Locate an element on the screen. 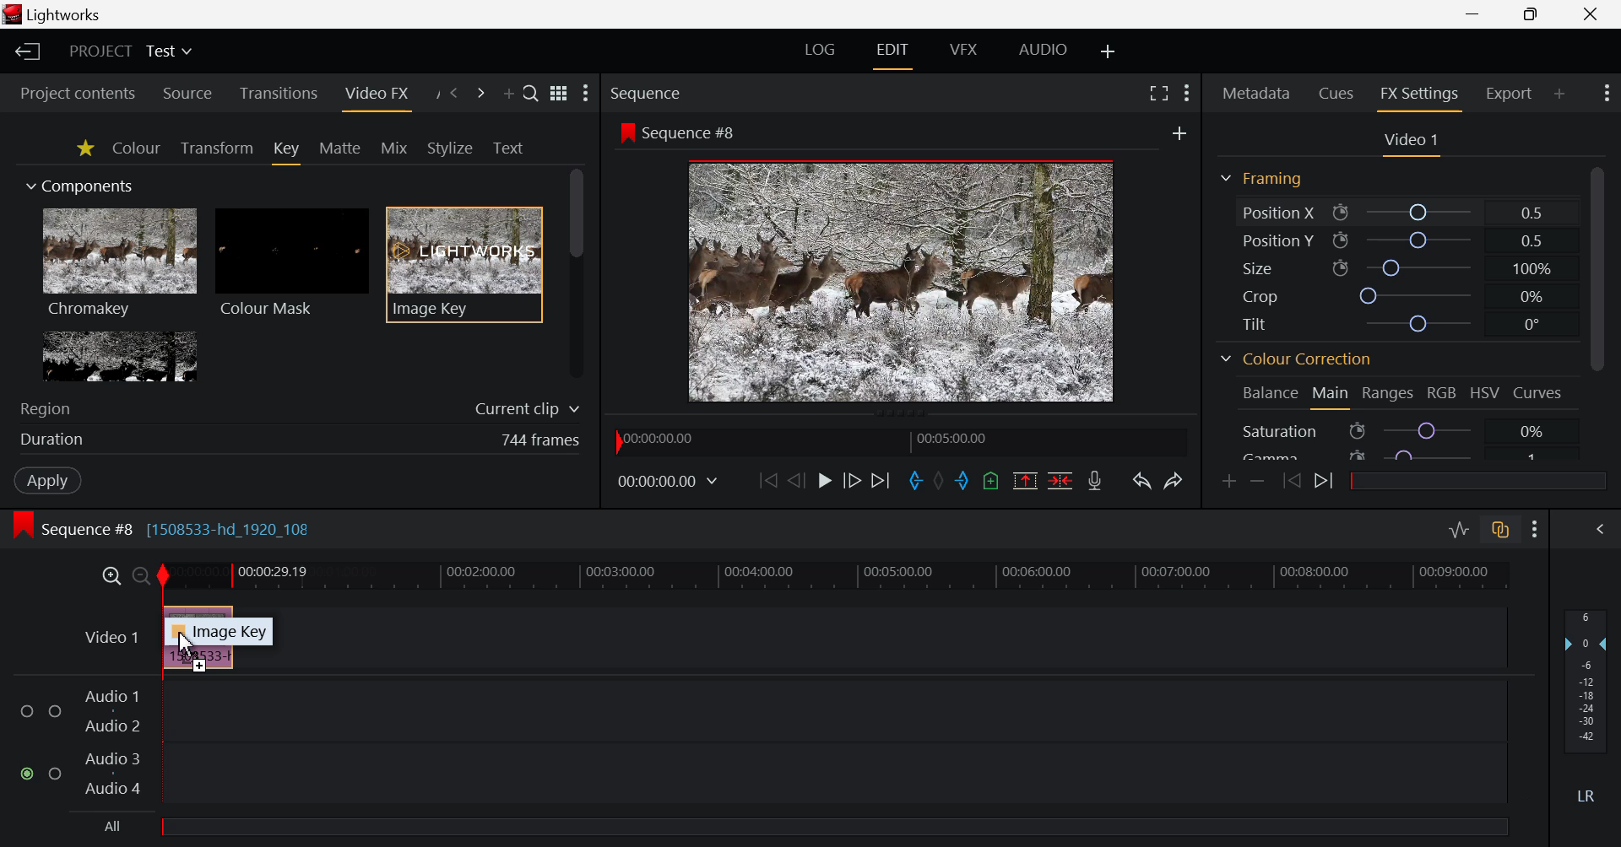 The image size is (1621, 847). Curves is located at coordinates (1537, 393).